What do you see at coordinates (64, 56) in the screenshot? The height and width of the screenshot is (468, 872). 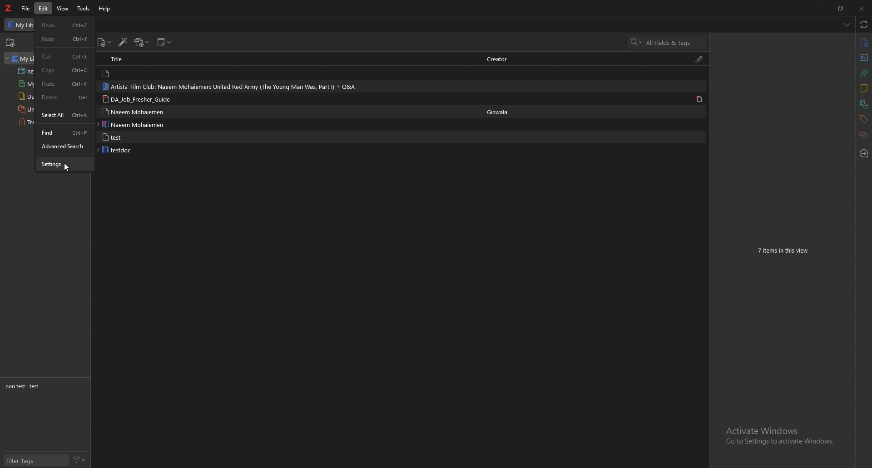 I see `cut` at bounding box center [64, 56].